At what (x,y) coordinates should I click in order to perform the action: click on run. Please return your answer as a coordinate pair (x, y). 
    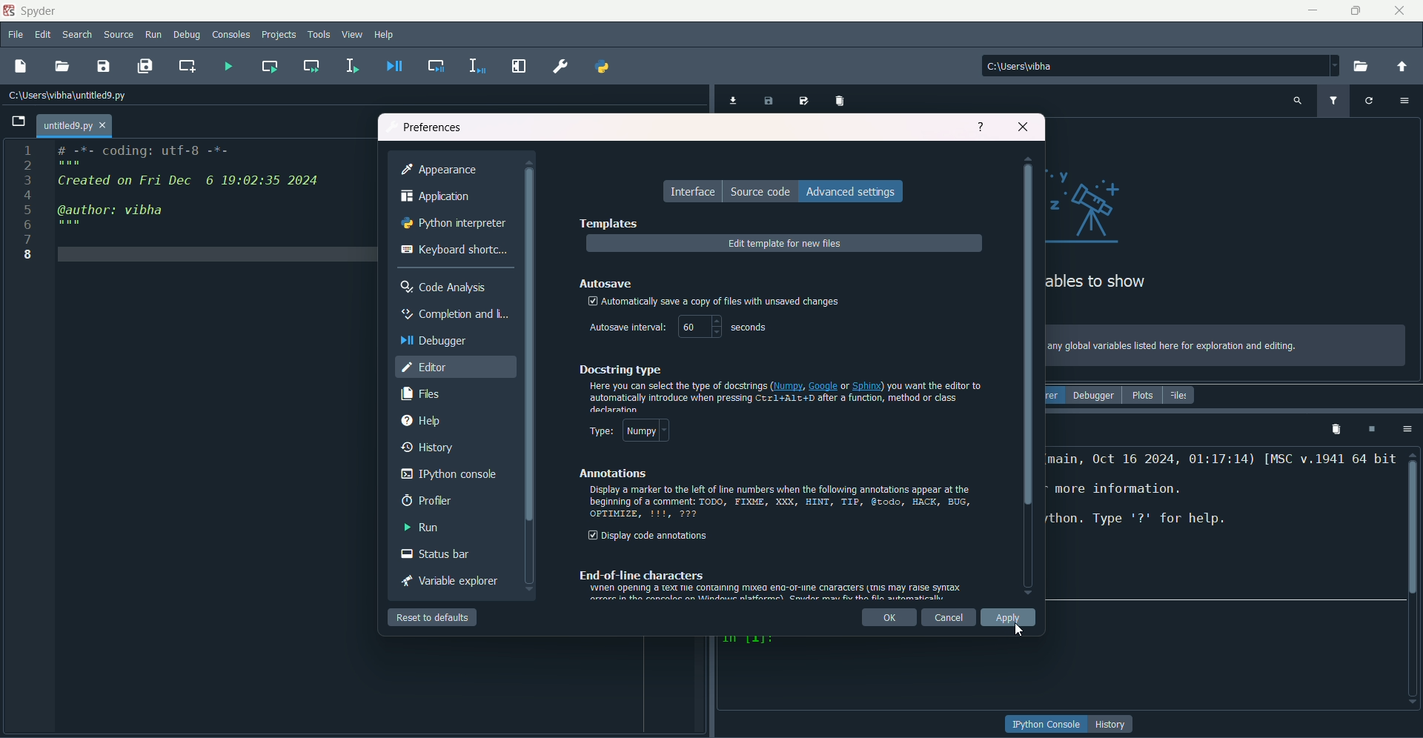
    Looking at the image, I should click on (424, 528).